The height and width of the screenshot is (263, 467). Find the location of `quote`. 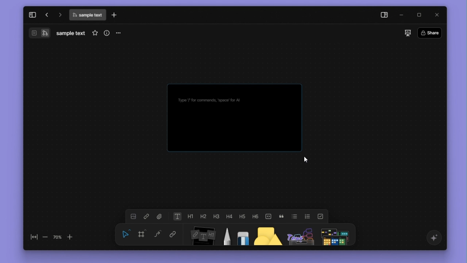

quote is located at coordinates (282, 216).